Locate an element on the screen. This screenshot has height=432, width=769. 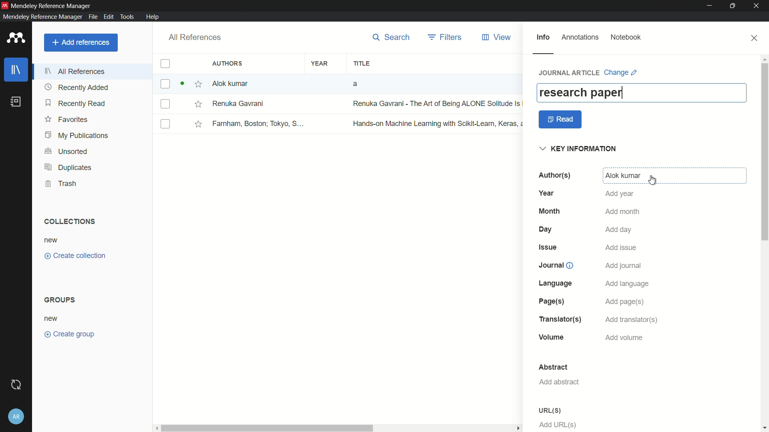
help menu is located at coordinates (152, 17).